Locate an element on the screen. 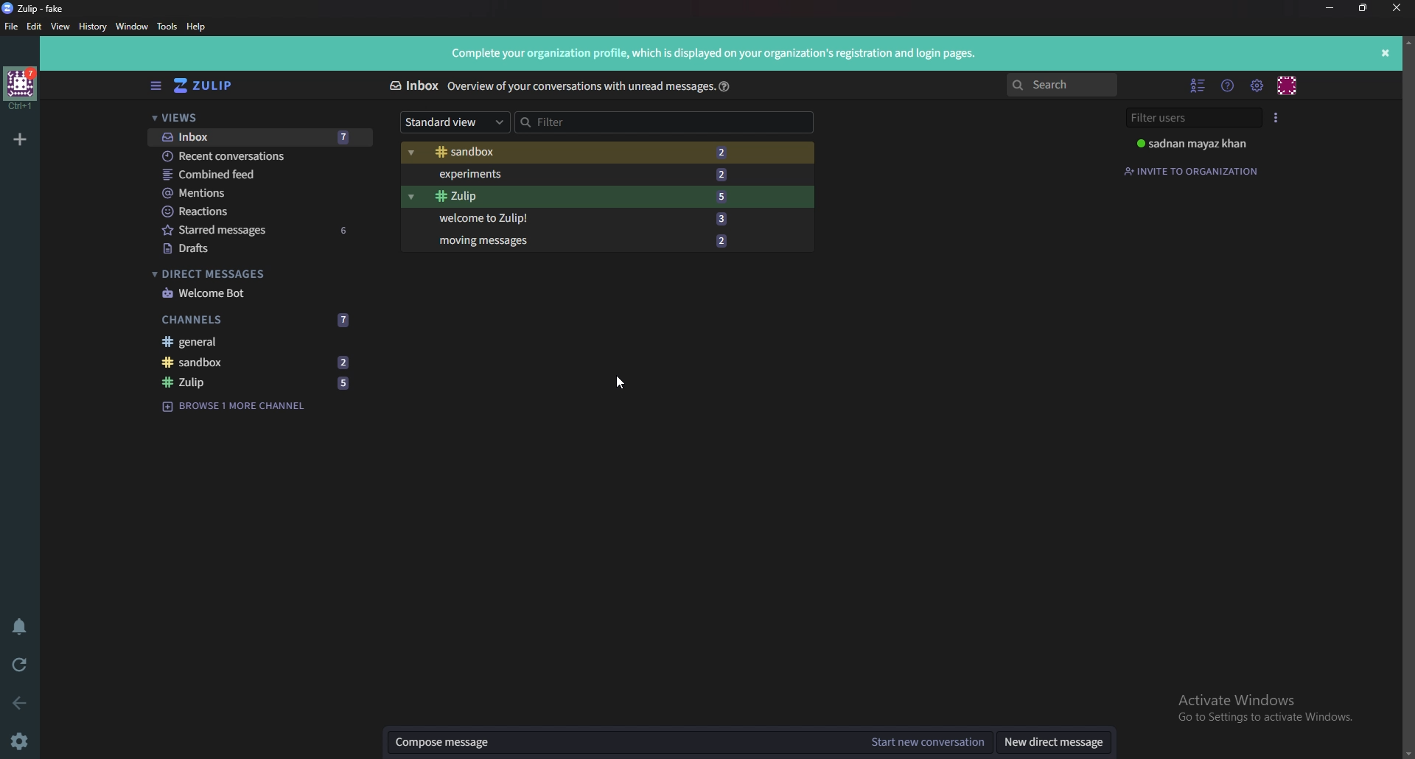  Reactions is located at coordinates (262, 212).